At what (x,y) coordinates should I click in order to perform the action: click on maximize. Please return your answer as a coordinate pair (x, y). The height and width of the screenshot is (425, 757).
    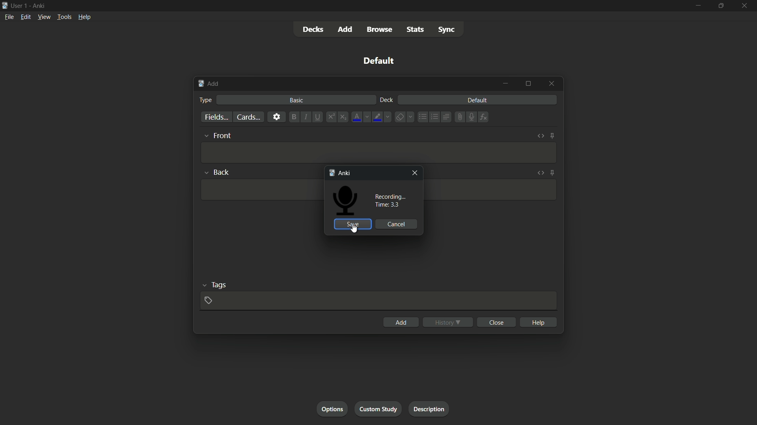
    Looking at the image, I should click on (721, 6).